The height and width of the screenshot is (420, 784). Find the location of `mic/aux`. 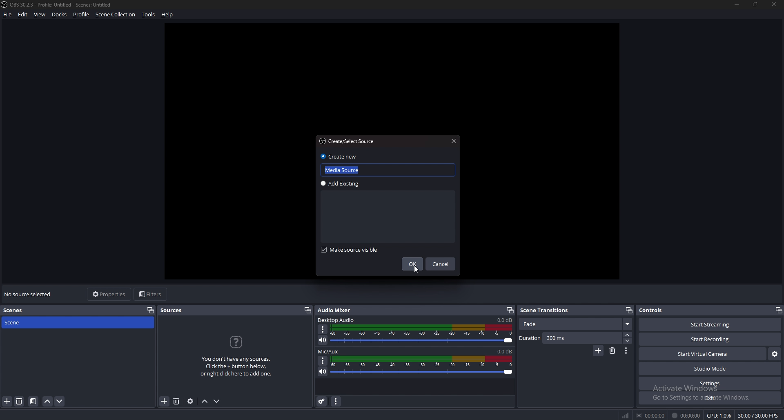

mic/aux is located at coordinates (330, 352).